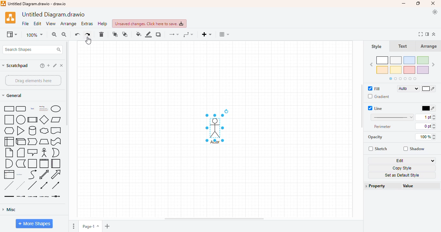 The image size is (441, 232). What do you see at coordinates (428, 108) in the screenshot?
I see `color` at bounding box center [428, 108].